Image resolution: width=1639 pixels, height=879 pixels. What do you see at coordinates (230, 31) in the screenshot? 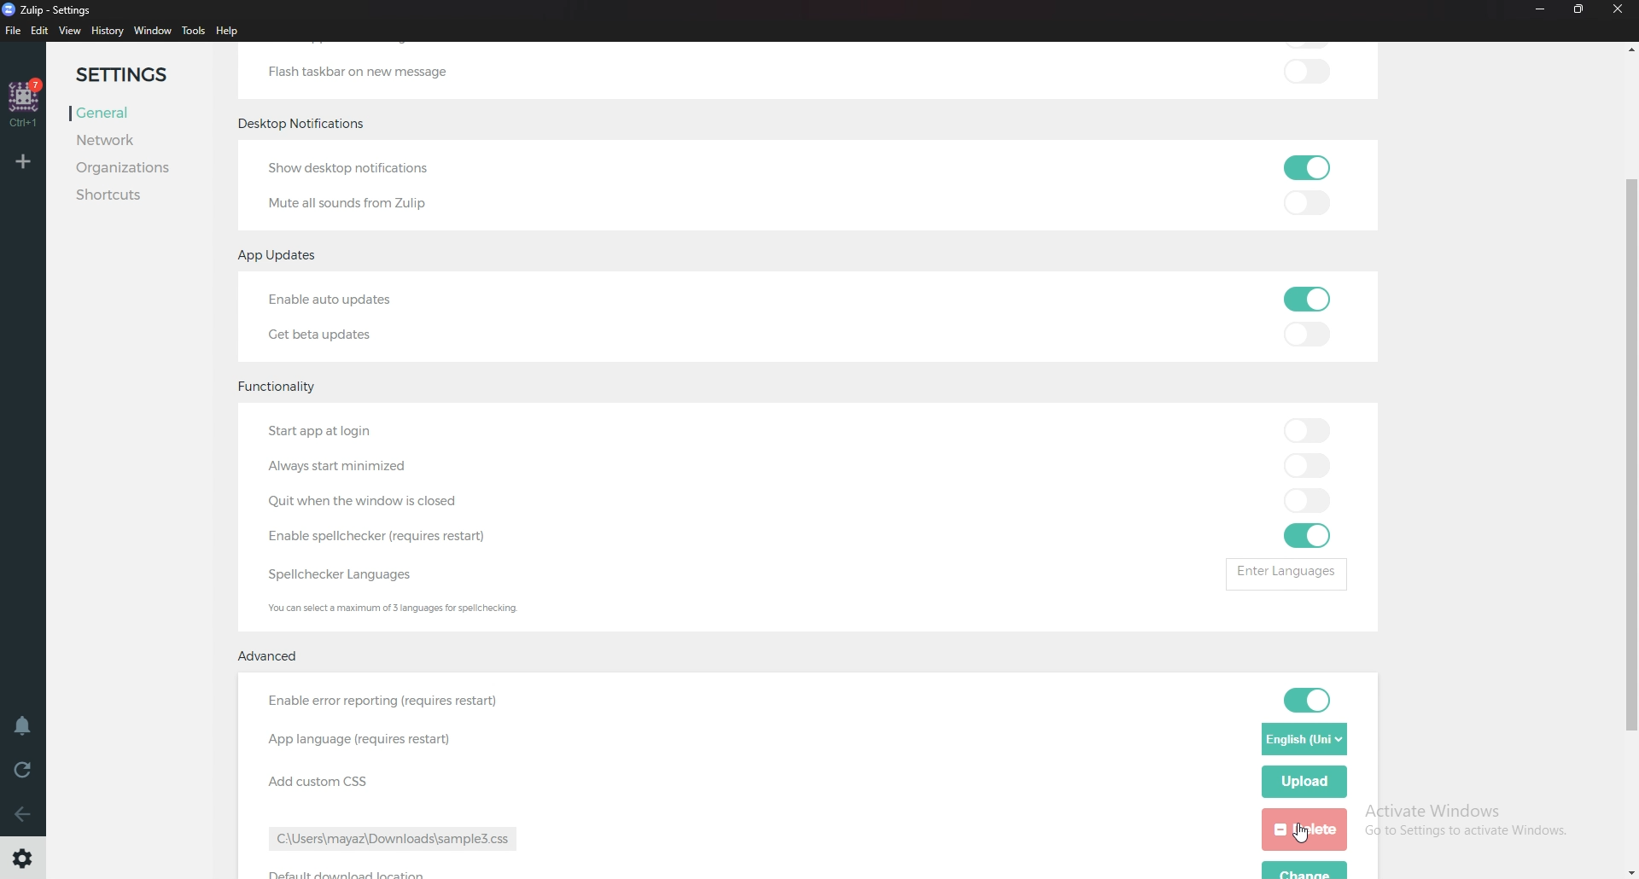
I see `Help` at bounding box center [230, 31].